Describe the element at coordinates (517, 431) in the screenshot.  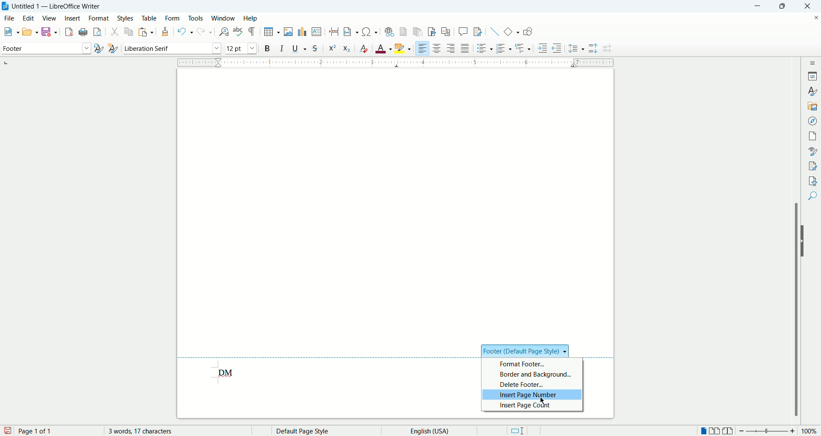
I see `standard selection` at that location.